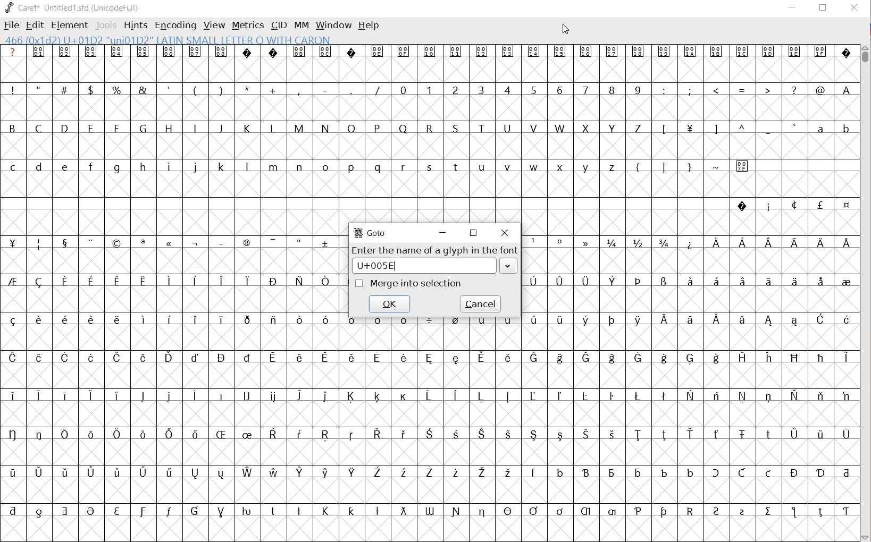 The width and height of the screenshot is (871, 542). Describe the element at coordinates (73, 7) in the screenshot. I see `caret* untitled1.sfd (unicodefull)` at that location.